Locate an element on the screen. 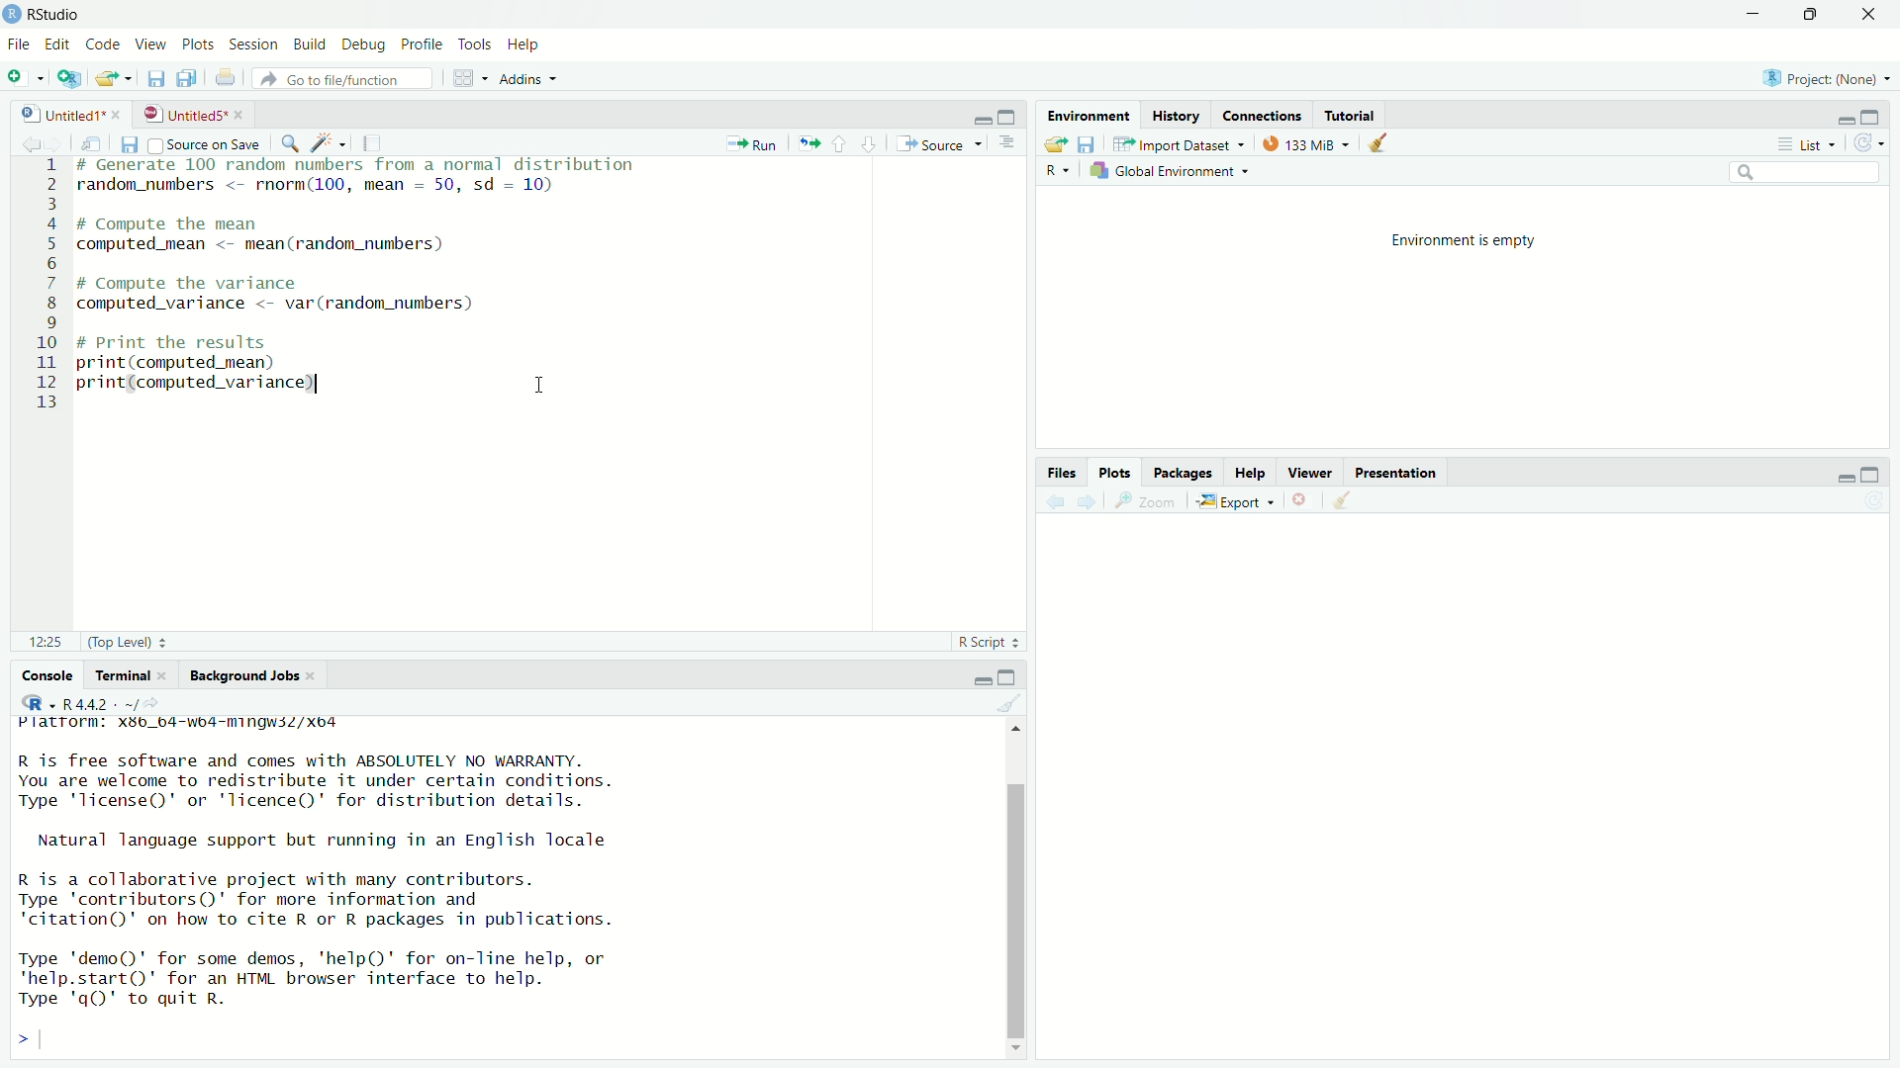  go to previous section/chunk is located at coordinates (840, 143).